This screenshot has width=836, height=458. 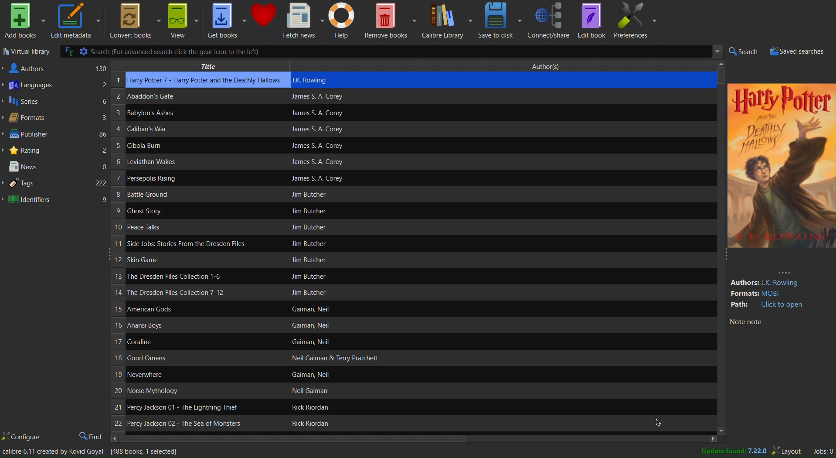 What do you see at coordinates (193, 243) in the screenshot?
I see `Book name` at bounding box center [193, 243].